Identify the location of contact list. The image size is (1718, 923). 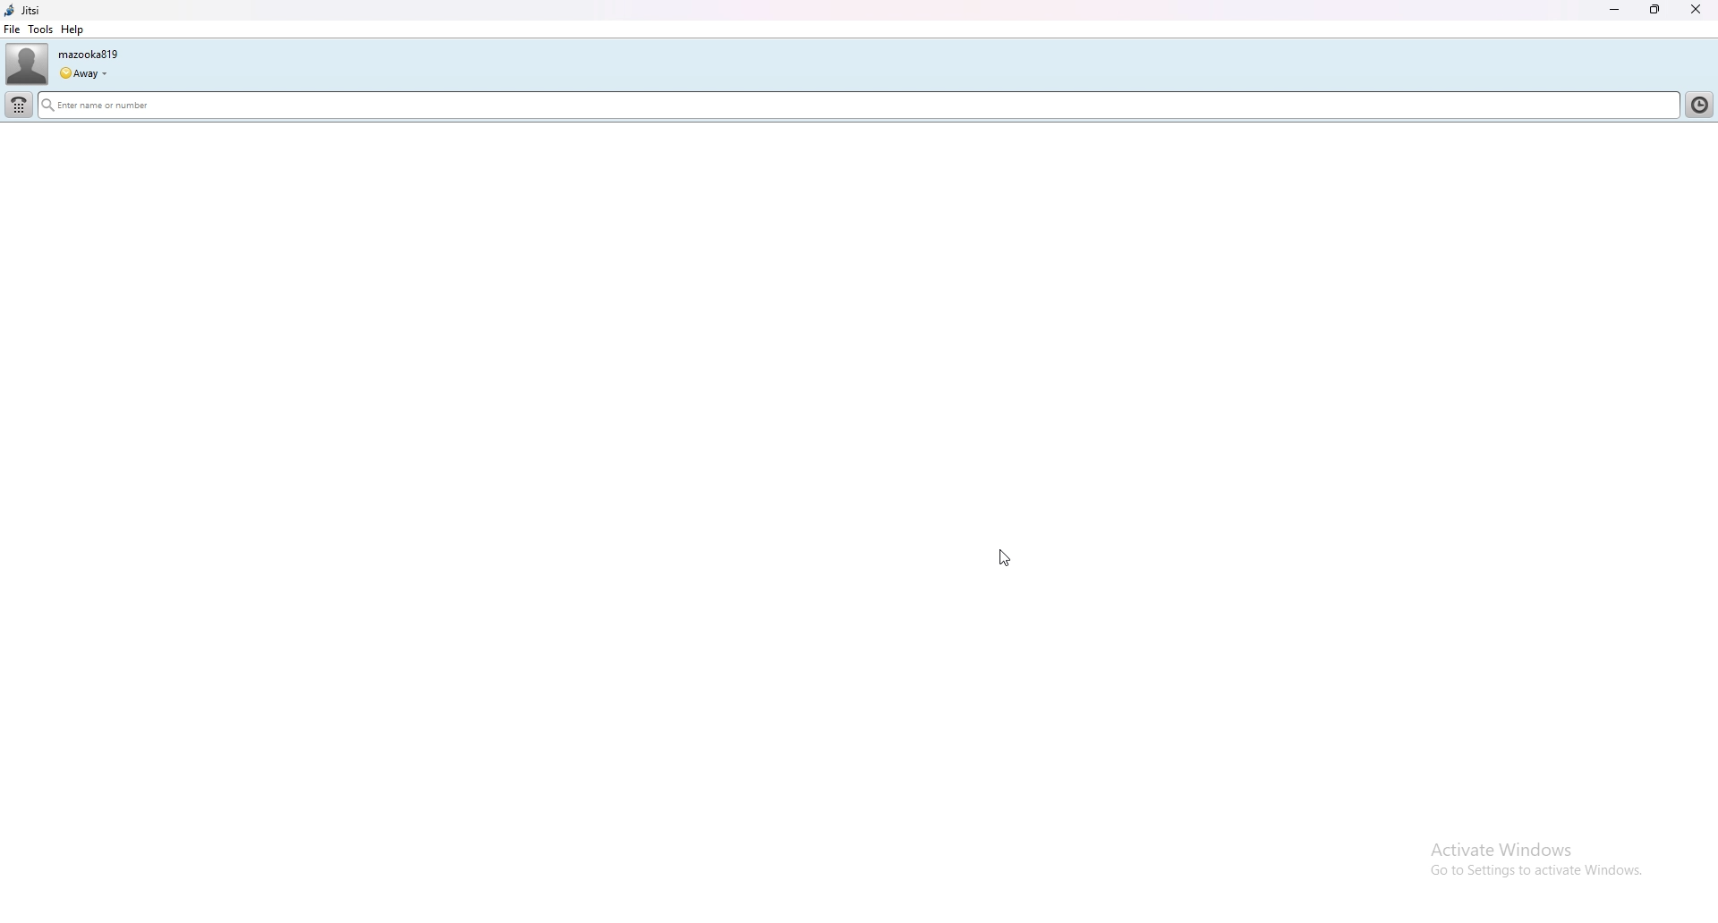
(1703, 103).